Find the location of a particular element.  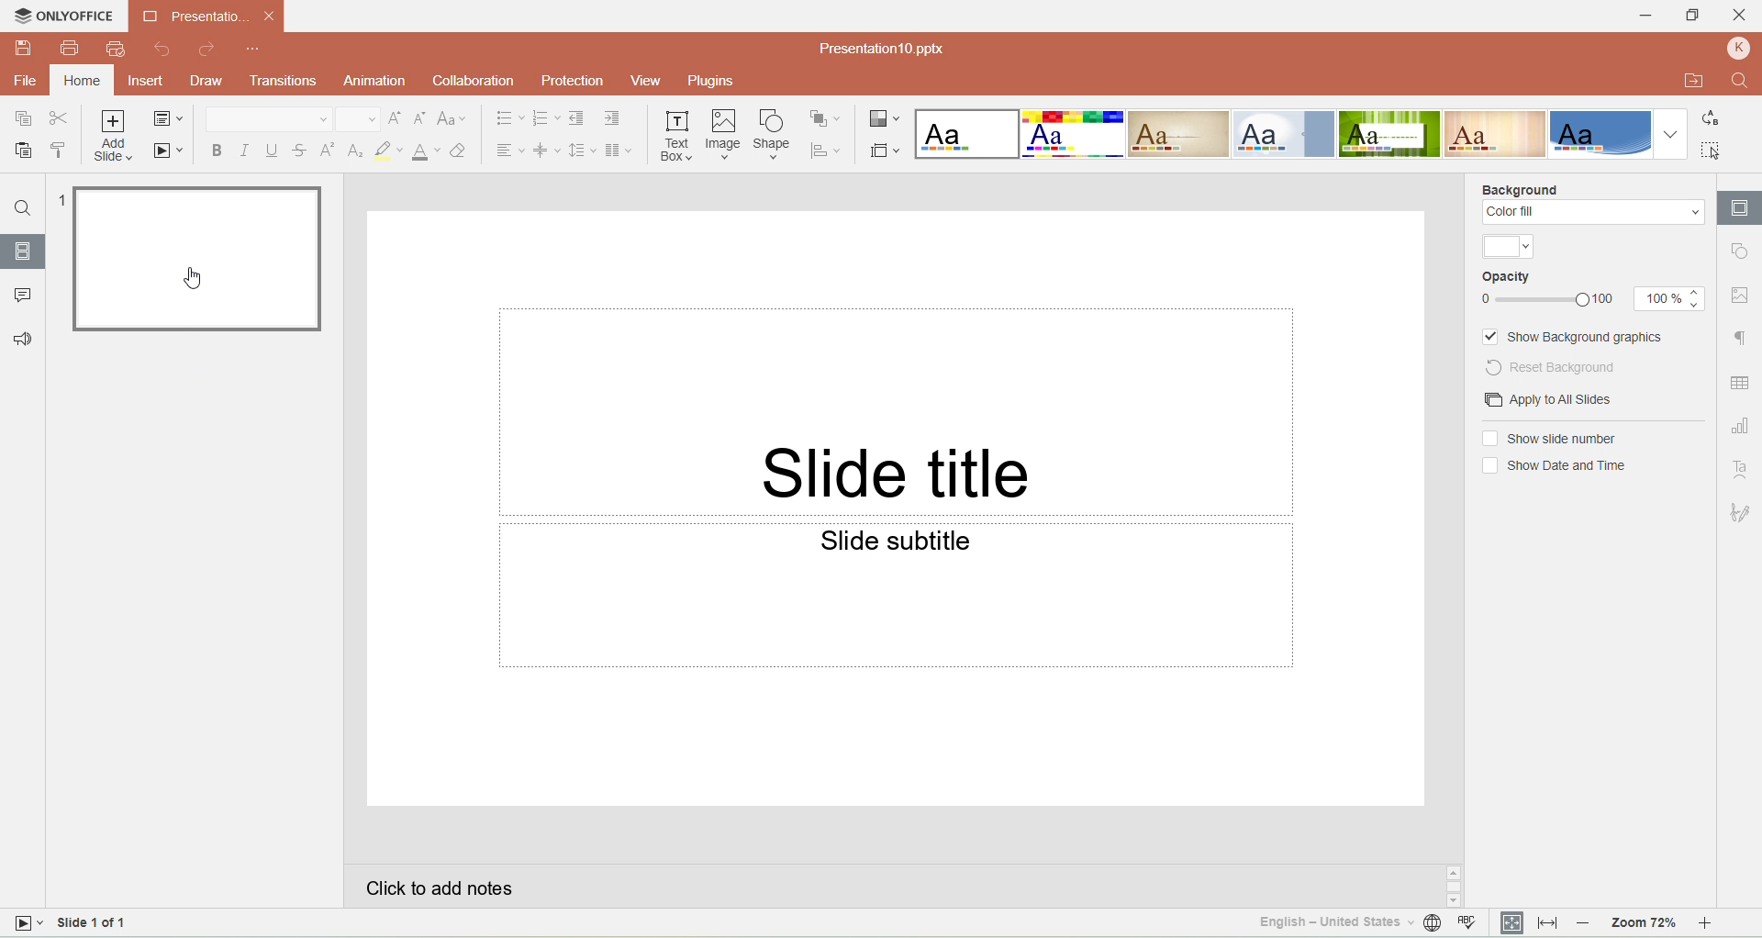

Redo is located at coordinates (207, 50).